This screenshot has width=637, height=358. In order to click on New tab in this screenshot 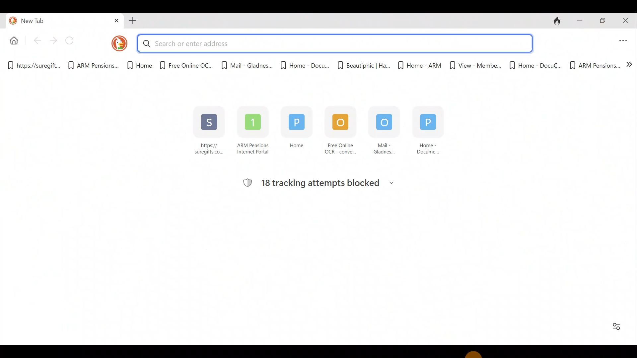, I will do `click(45, 21)`.